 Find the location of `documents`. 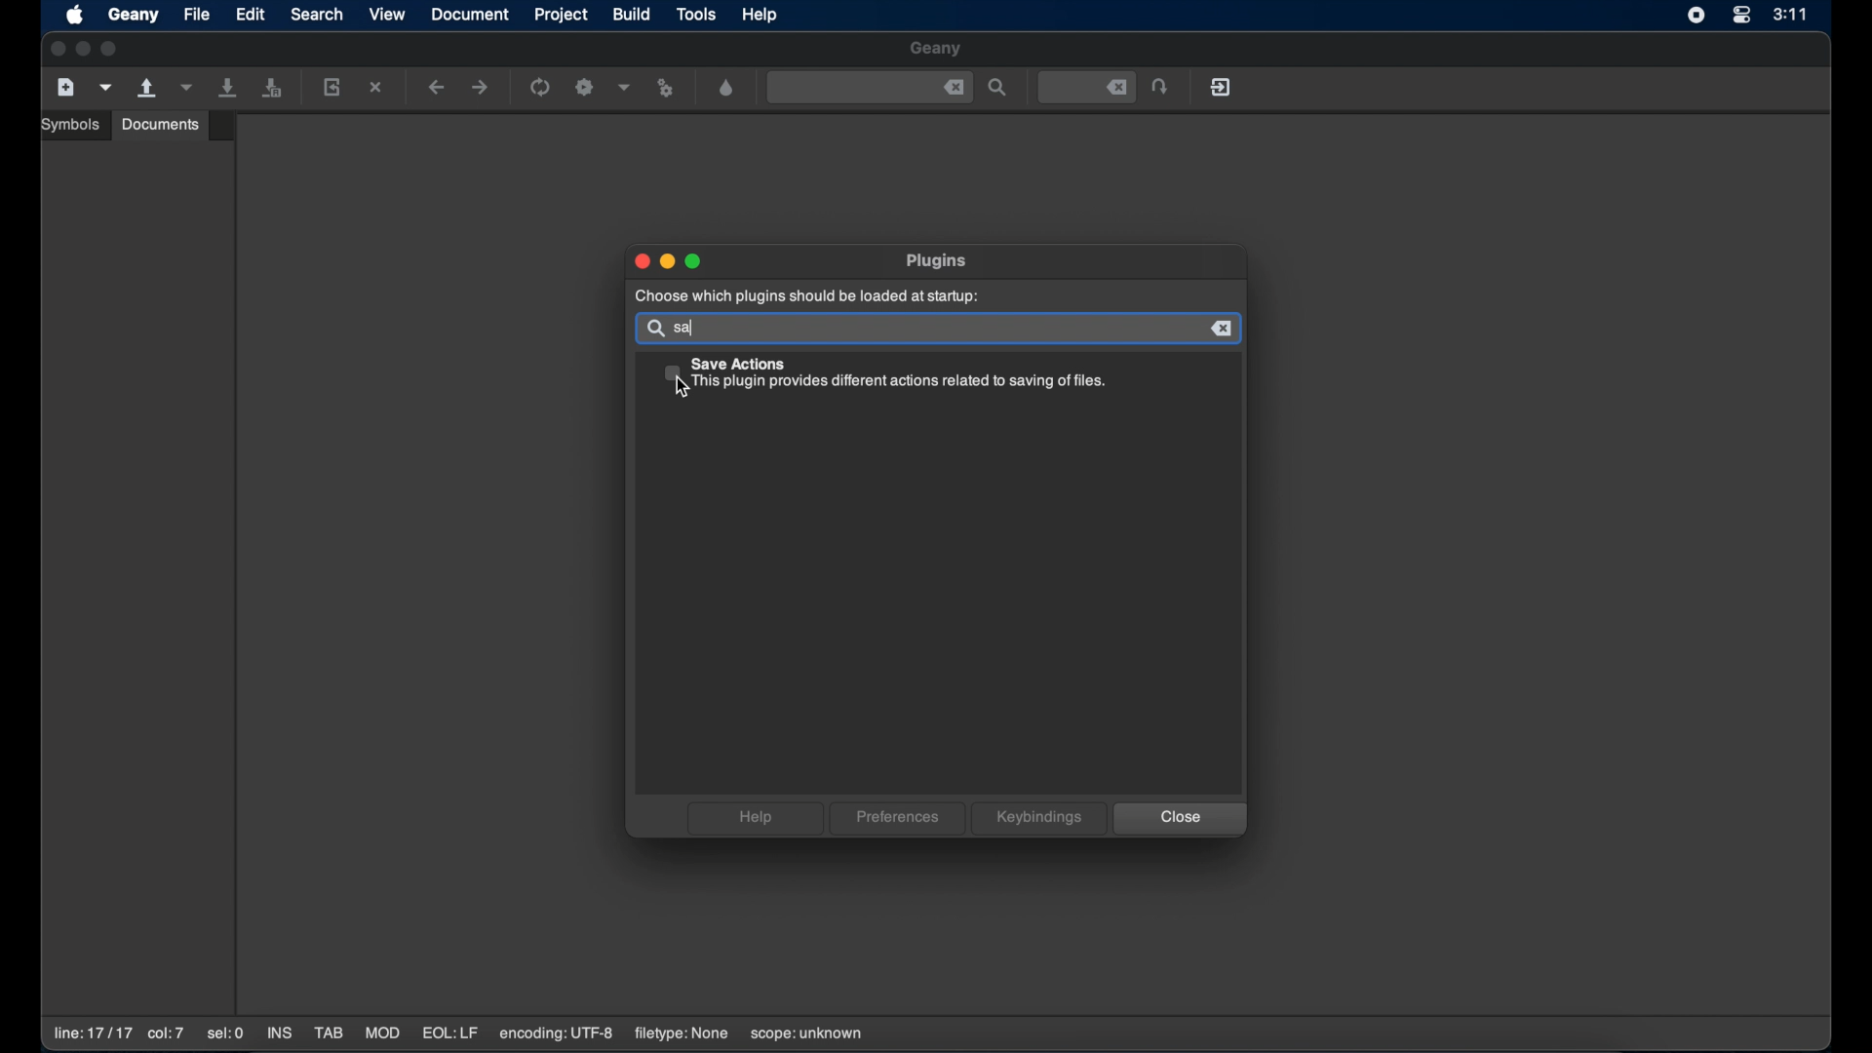

documents is located at coordinates (161, 124).